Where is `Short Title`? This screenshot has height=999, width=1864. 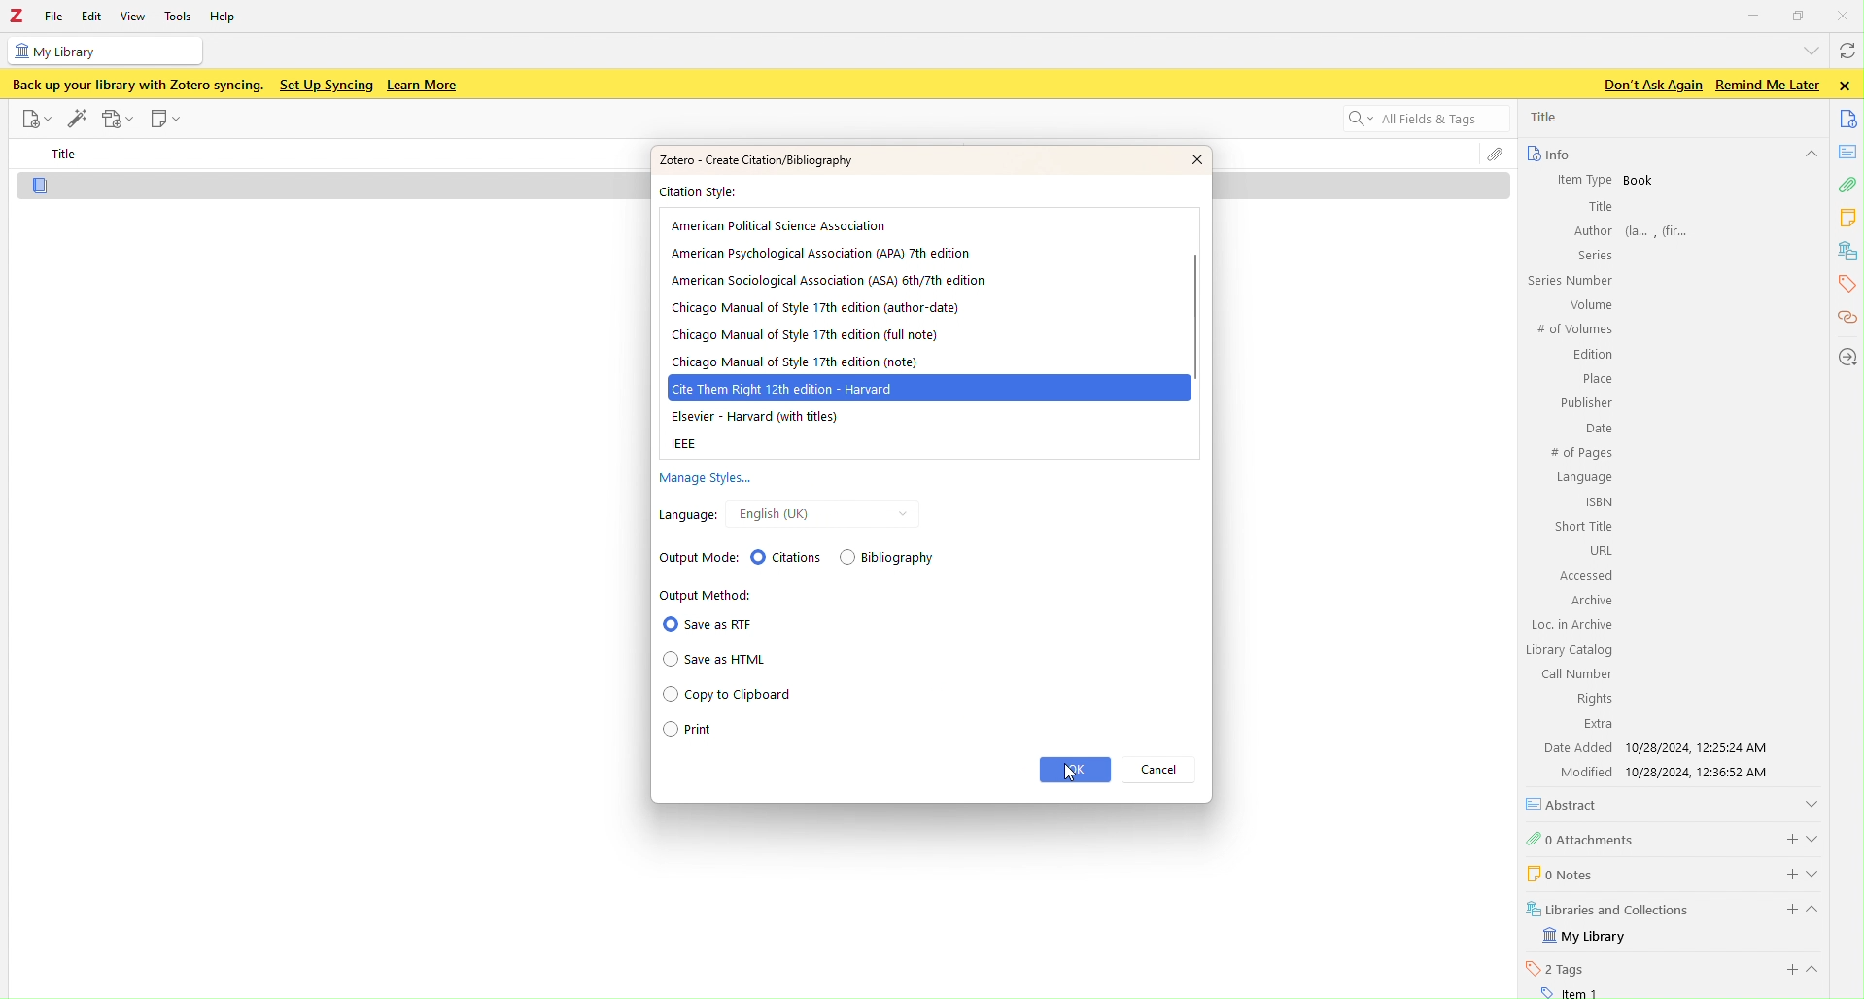 Short Title is located at coordinates (1585, 526).